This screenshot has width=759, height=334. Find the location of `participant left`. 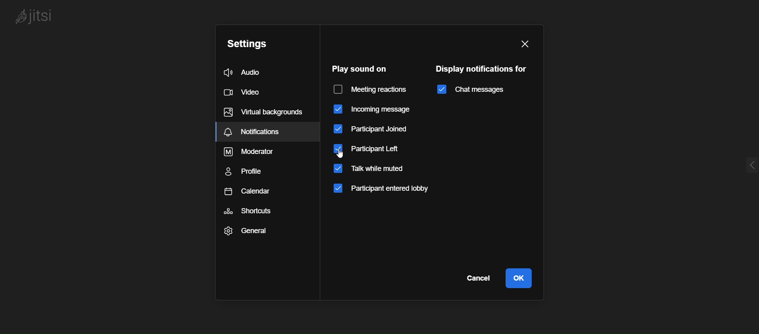

participant left is located at coordinates (370, 149).